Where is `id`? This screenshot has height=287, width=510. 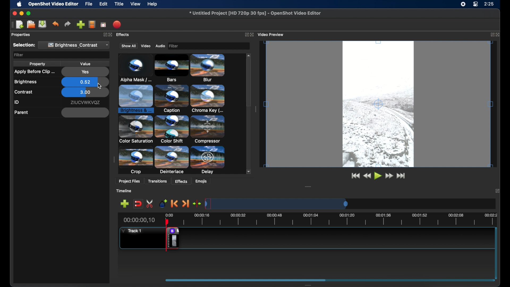
id is located at coordinates (85, 103).